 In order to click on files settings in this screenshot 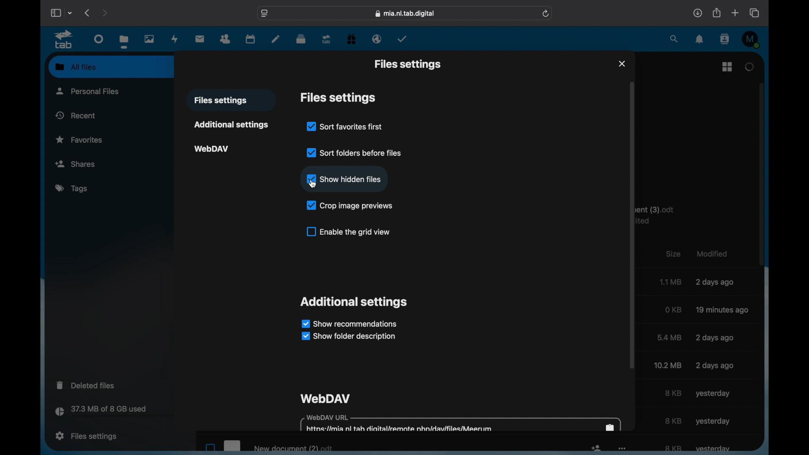, I will do `click(407, 65)`.